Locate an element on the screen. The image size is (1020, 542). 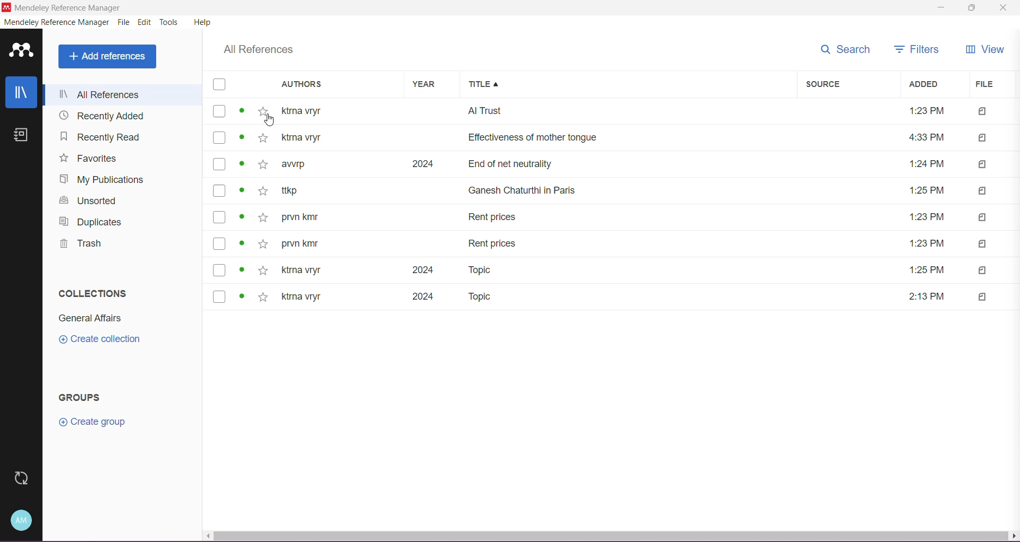
All References is located at coordinates (256, 50).